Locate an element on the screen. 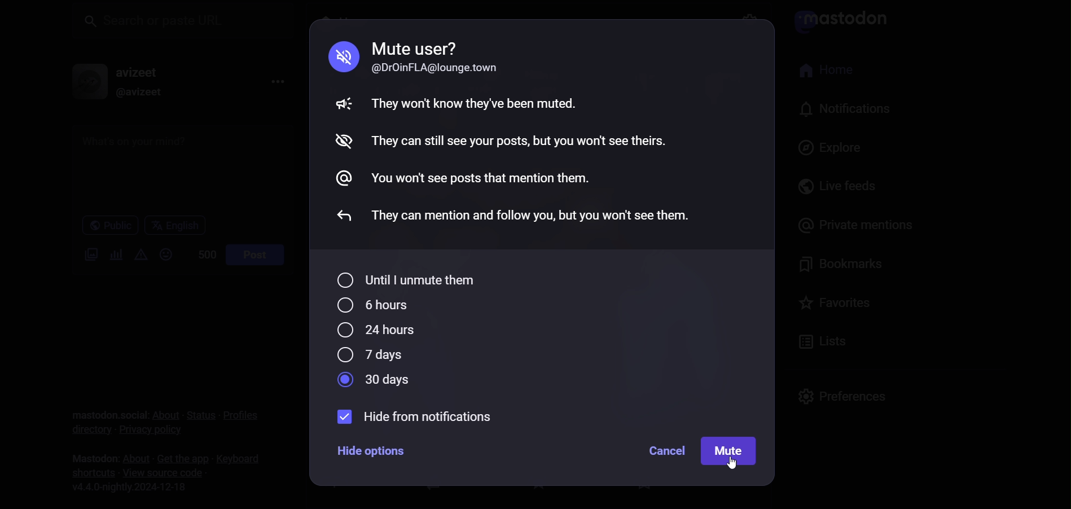  hide from notification is located at coordinates (422, 418).